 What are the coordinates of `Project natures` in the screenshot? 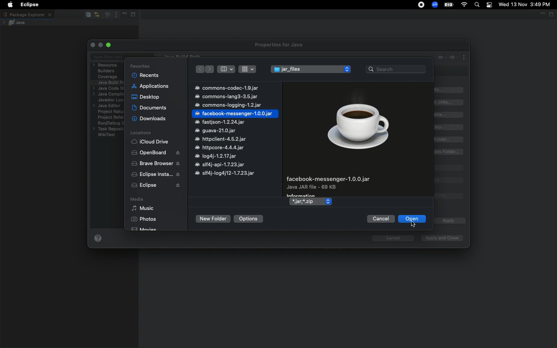 It's located at (108, 113).